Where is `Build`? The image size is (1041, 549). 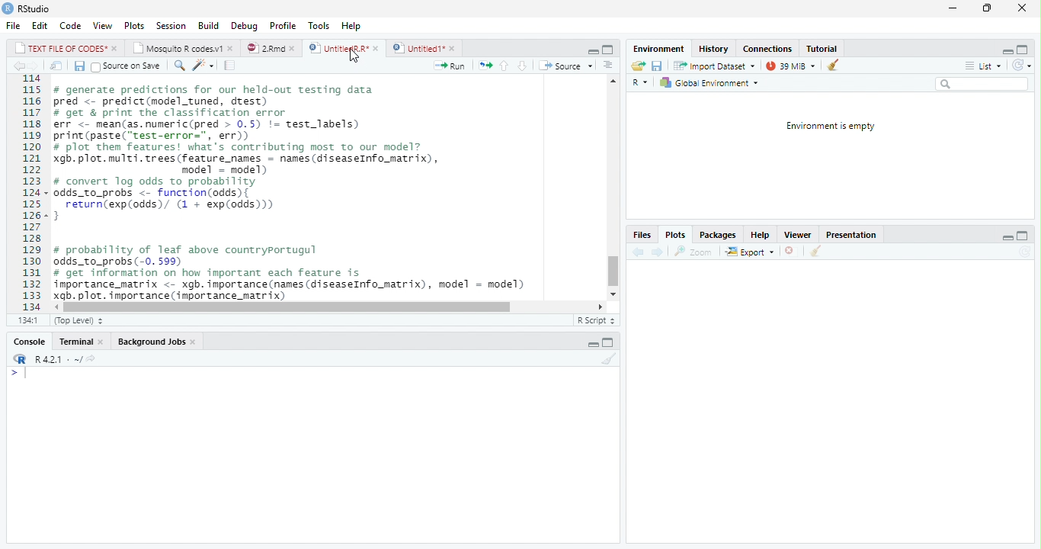 Build is located at coordinates (209, 26).